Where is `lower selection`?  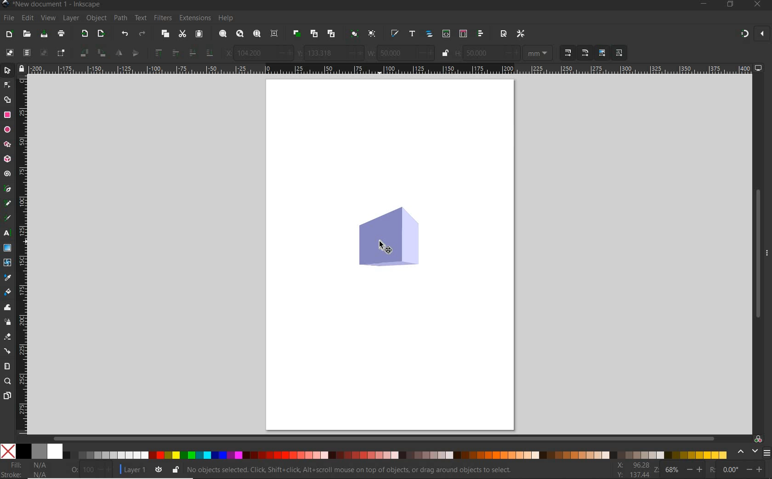
lower selection is located at coordinates (210, 53).